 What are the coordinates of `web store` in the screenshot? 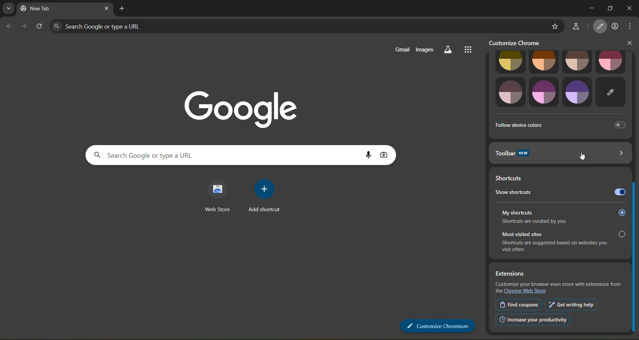 It's located at (218, 195).